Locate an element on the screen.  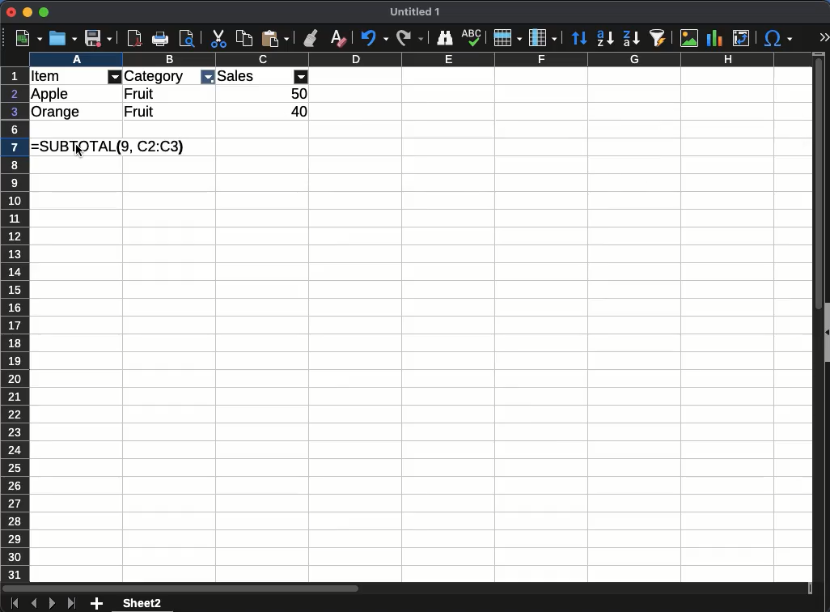
print is located at coordinates (187, 37).